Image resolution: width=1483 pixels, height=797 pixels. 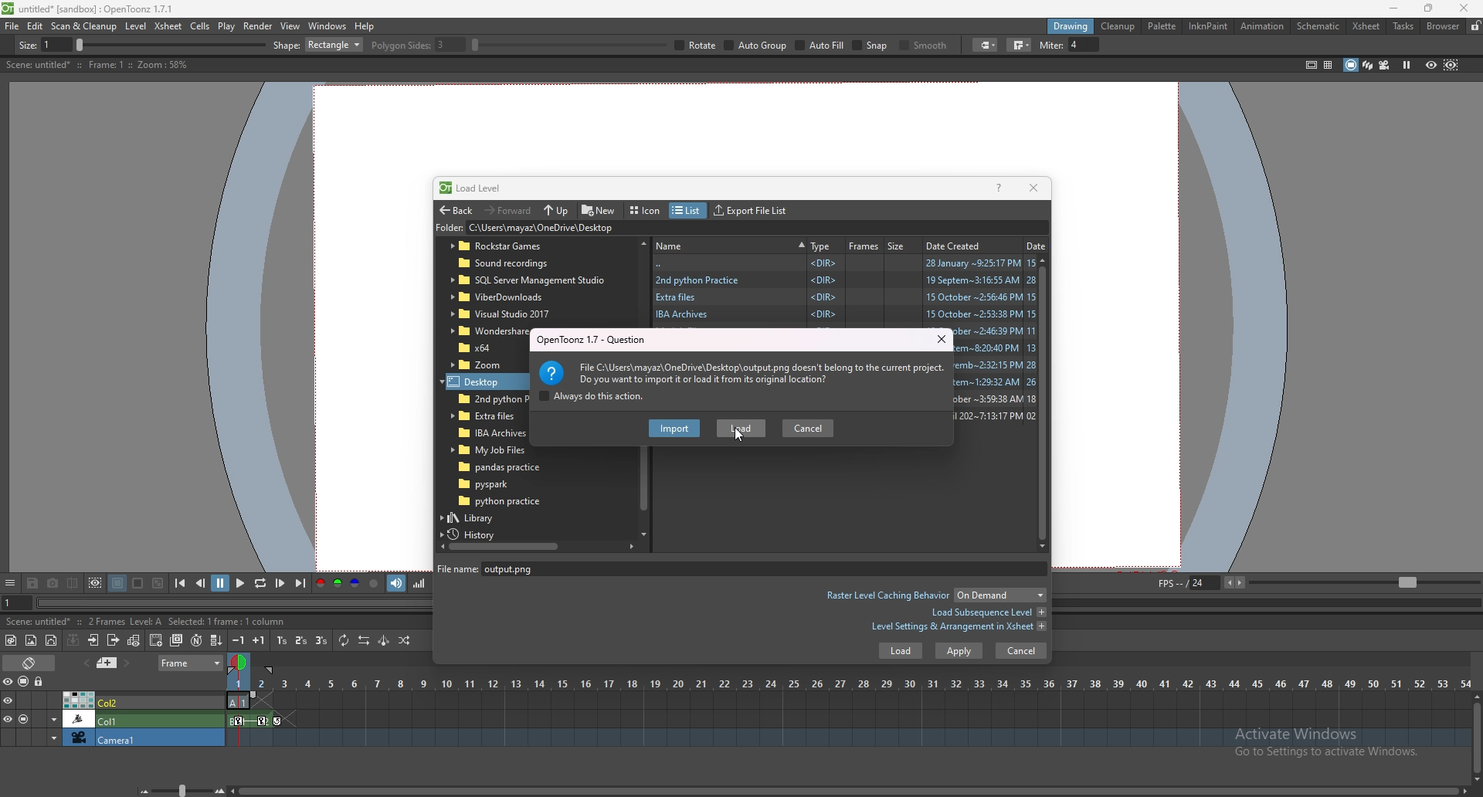 I want to click on date, so click(x=1037, y=245).